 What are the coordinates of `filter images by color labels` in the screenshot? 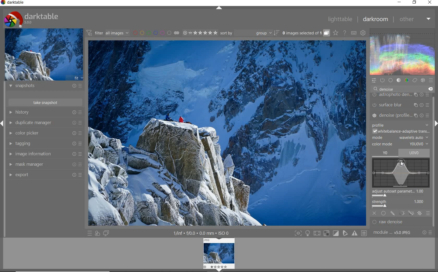 It's located at (156, 33).